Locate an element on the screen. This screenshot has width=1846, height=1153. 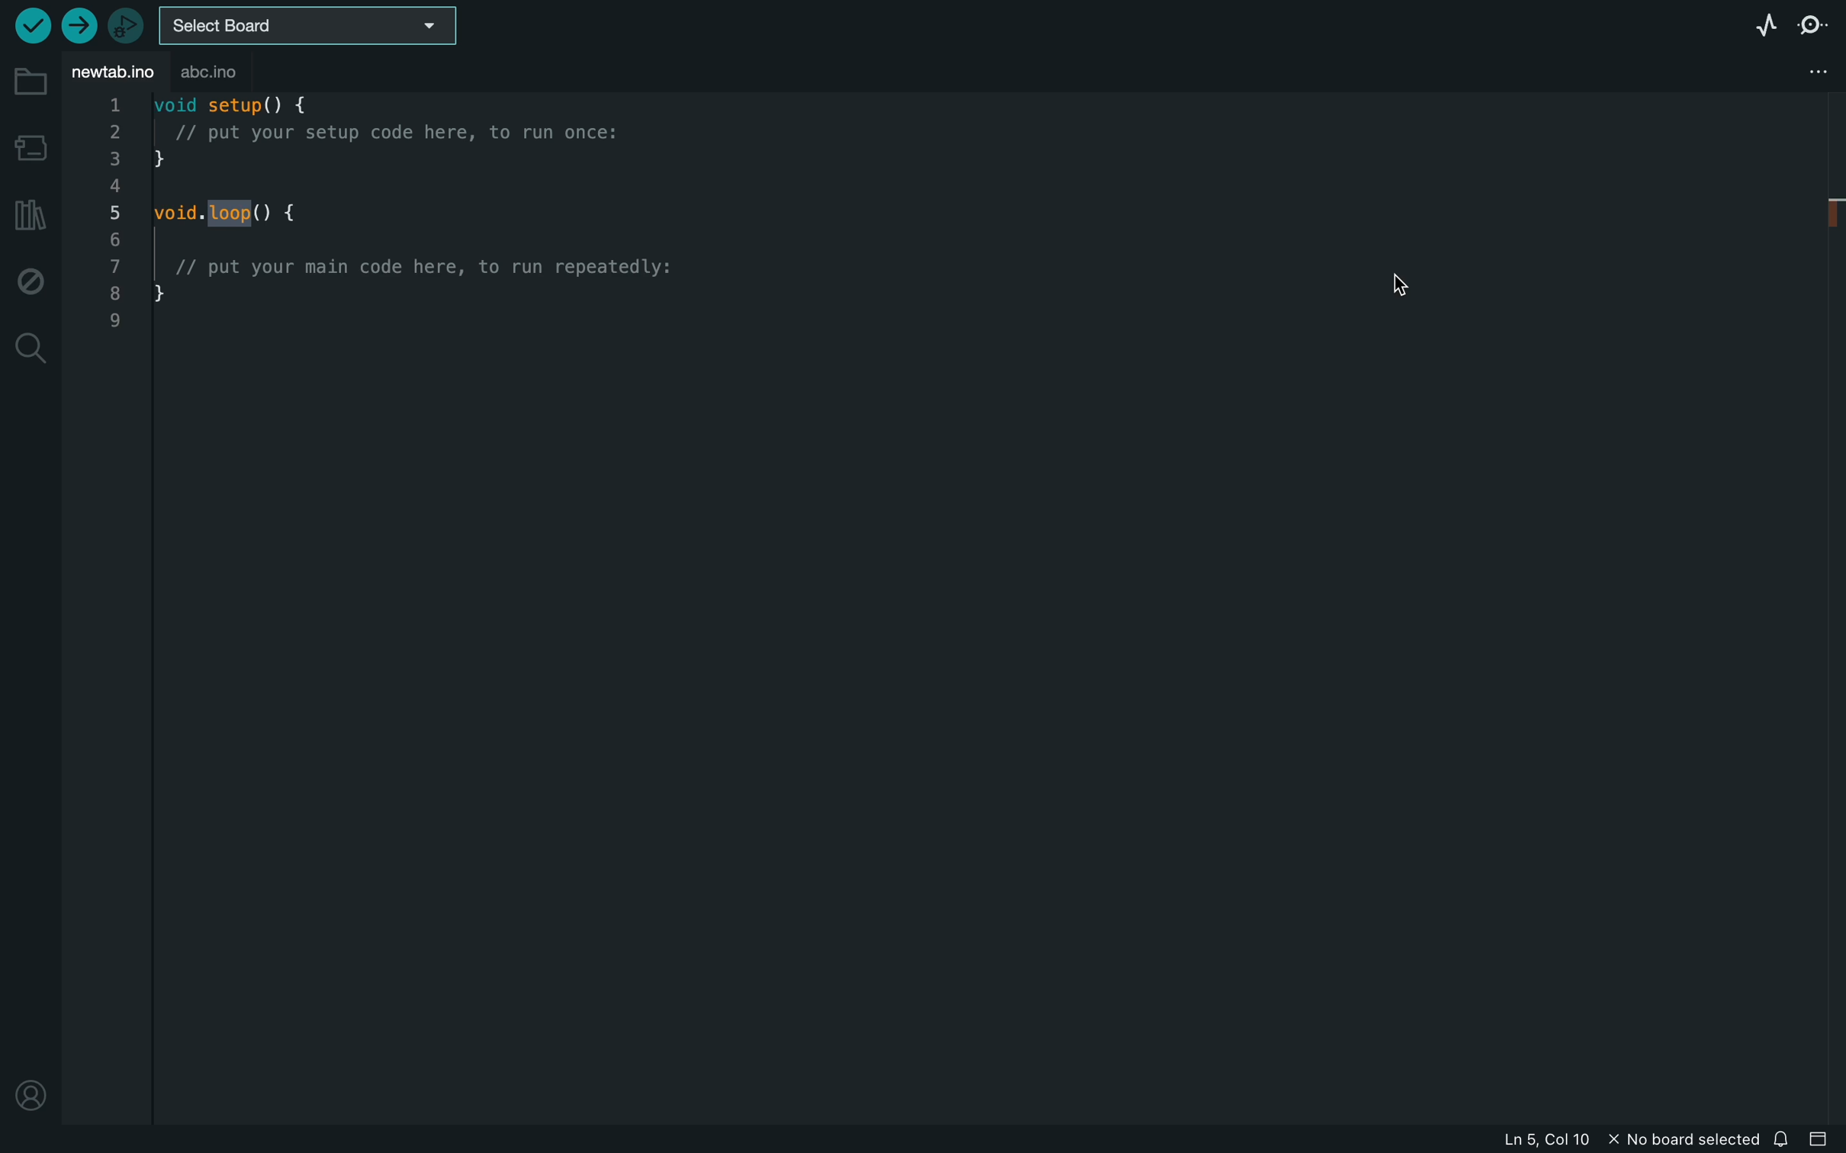
debugger is located at coordinates (126, 24).